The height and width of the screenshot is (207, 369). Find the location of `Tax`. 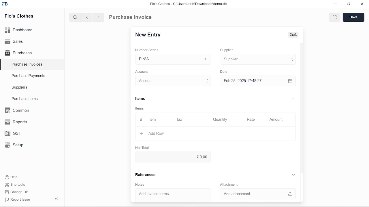

Tax is located at coordinates (180, 120).